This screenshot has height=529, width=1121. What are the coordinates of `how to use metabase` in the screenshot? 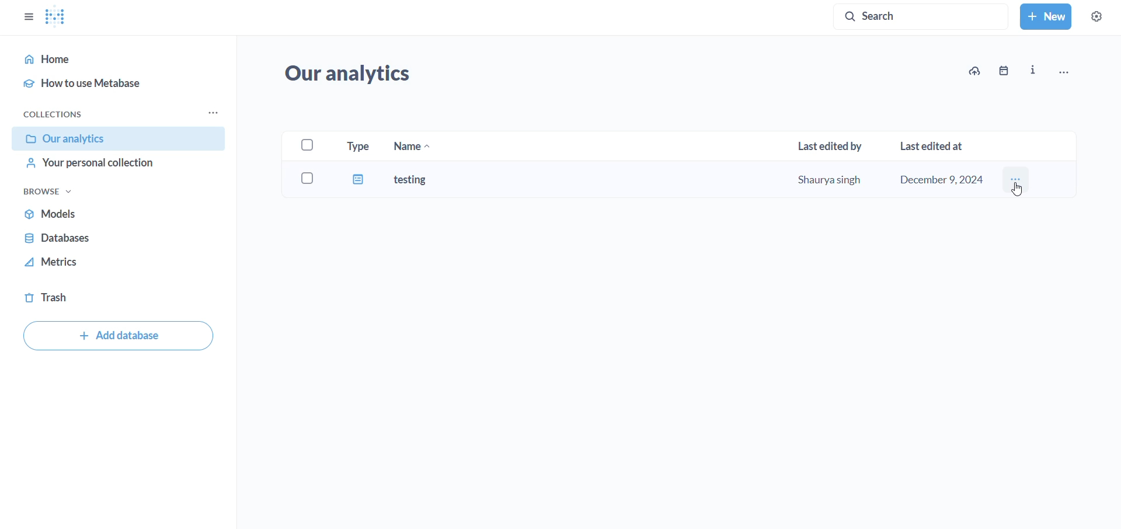 It's located at (113, 82).